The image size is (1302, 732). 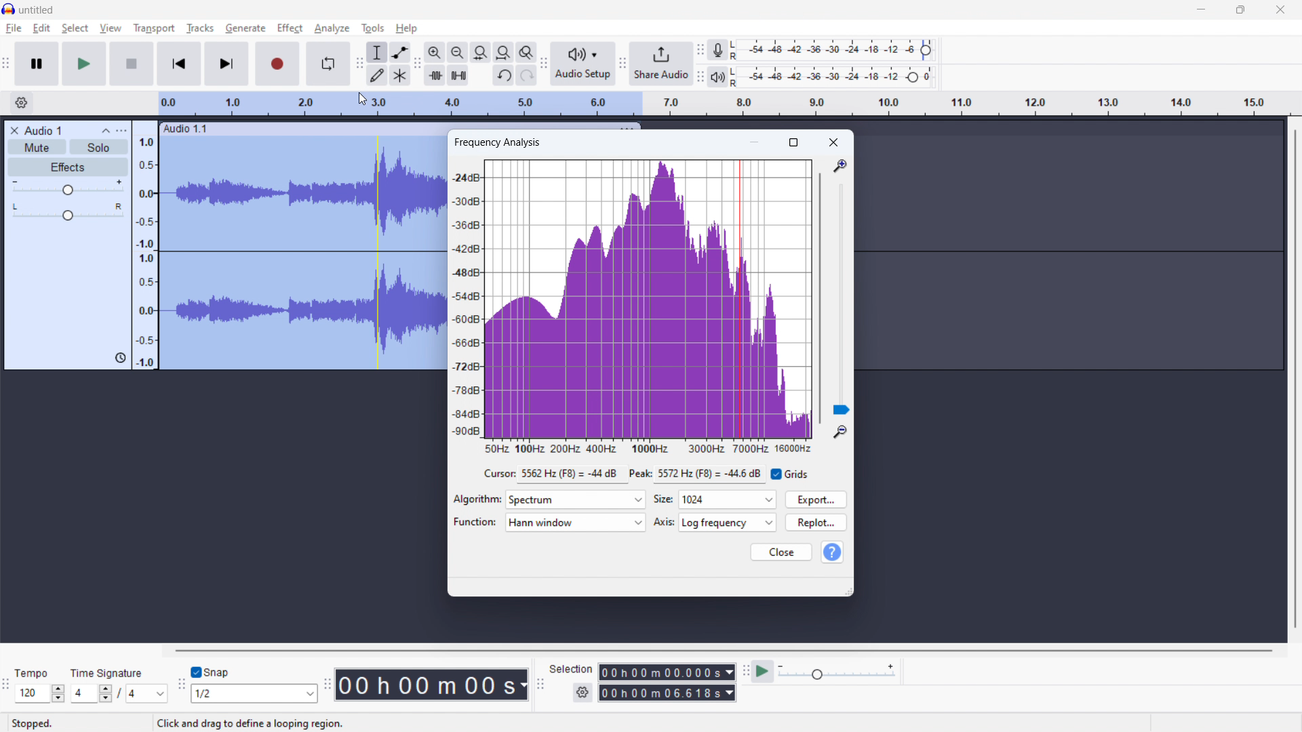 What do you see at coordinates (37, 64) in the screenshot?
I see `pause` at bounding box center [37, 64].